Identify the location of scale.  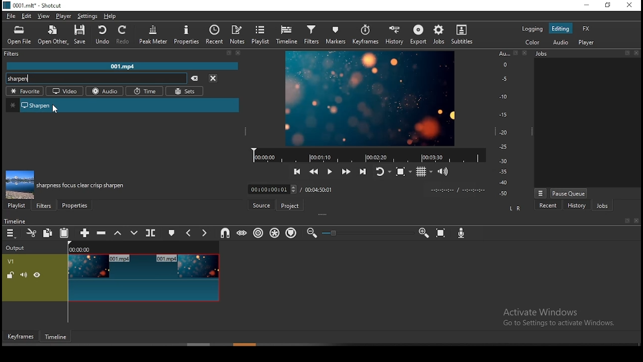
(506, 124).